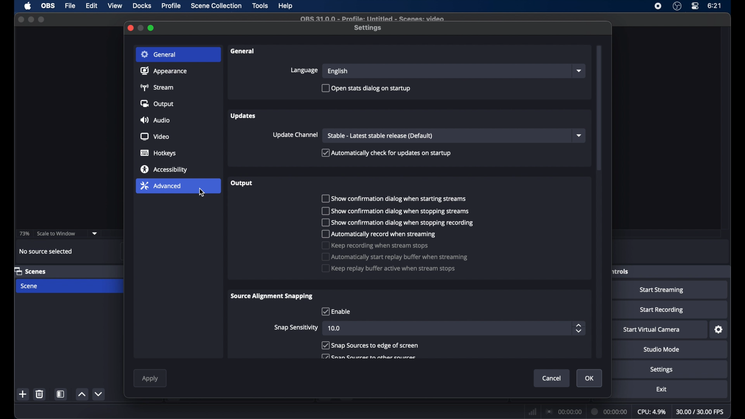 The image size is (745, 419). What do you see at coordinates (397, 198) in the screenshot?
I see `0 Show confirmation dialog when starting streams` at bounding box center [397, 198].